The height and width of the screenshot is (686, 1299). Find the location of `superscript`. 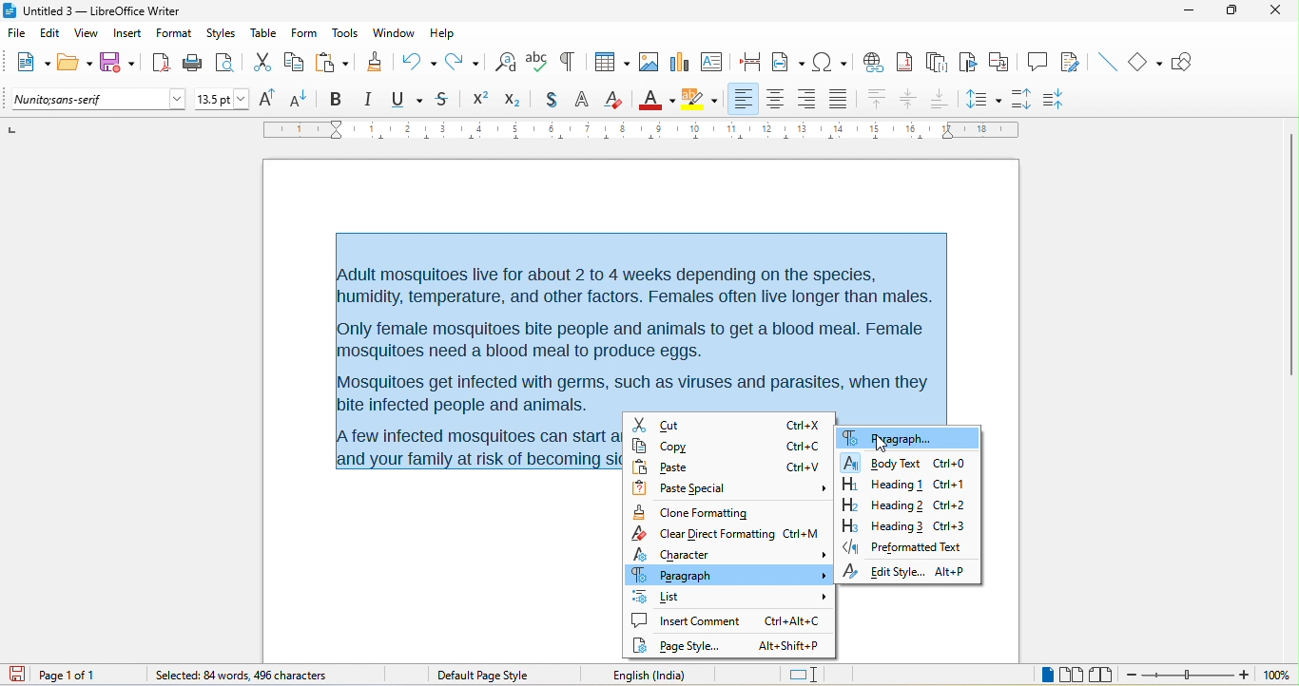

superscript is located at coordinates (480, 99).